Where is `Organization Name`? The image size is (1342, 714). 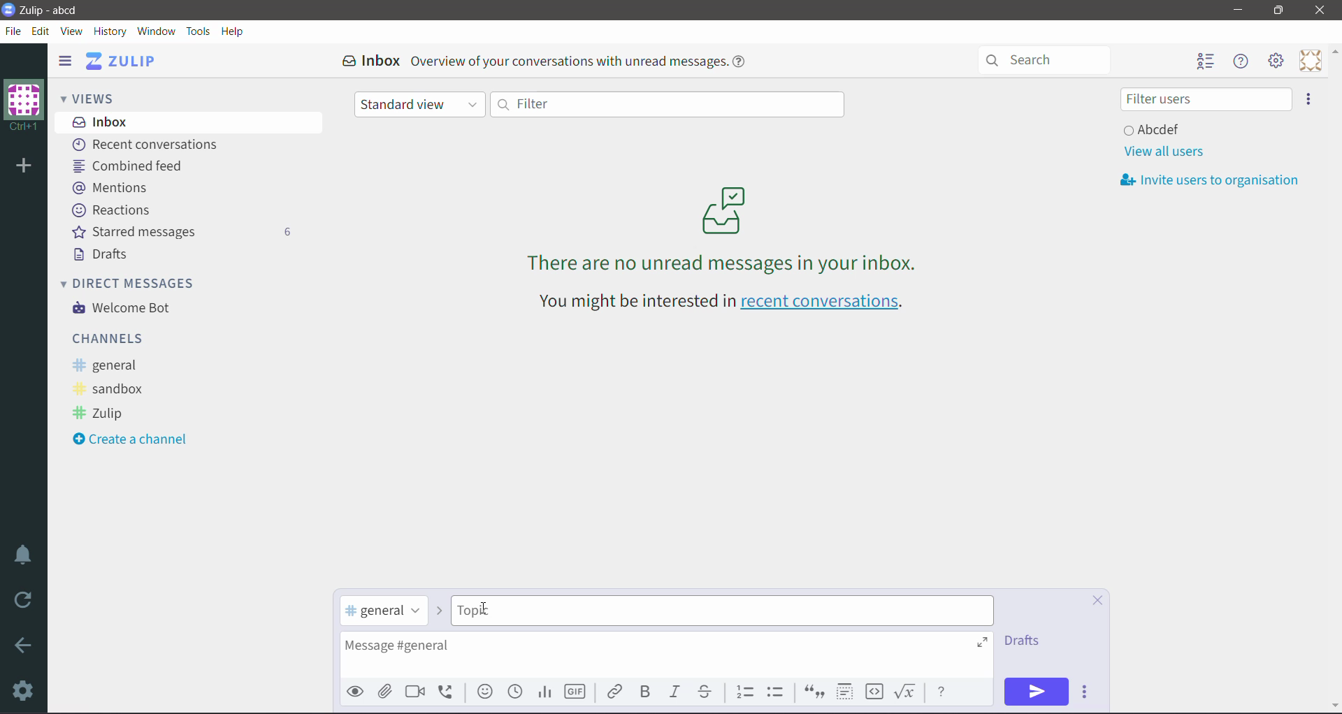 Organization Name is located at coordinates (24, 105).